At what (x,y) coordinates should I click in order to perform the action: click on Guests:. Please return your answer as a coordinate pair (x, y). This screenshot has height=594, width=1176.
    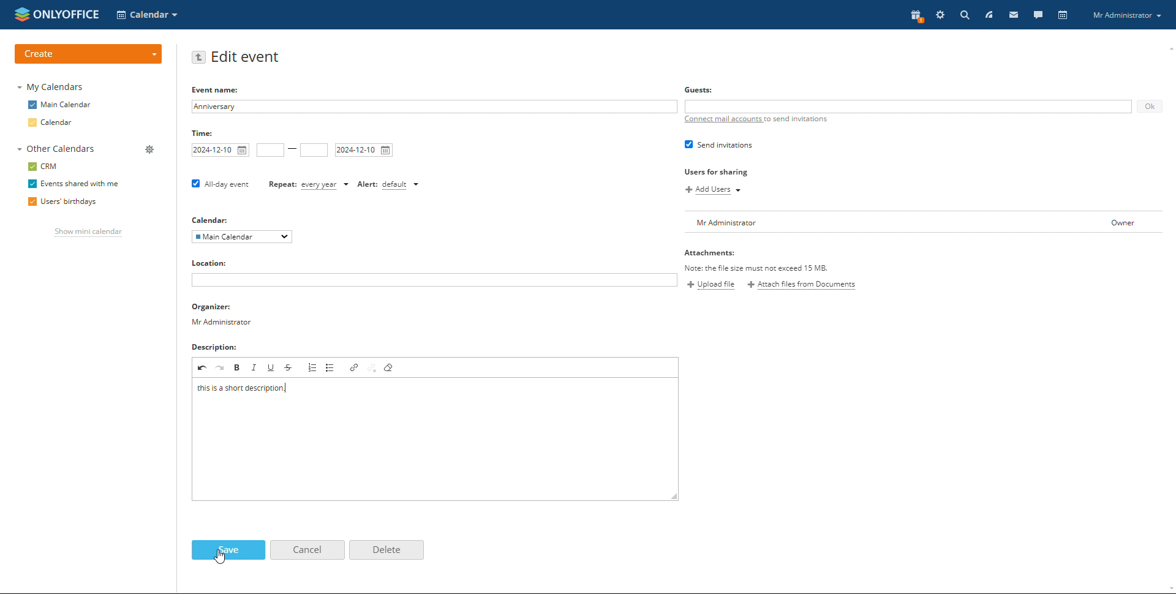
    Looking at the image, I should click on (698, 89).